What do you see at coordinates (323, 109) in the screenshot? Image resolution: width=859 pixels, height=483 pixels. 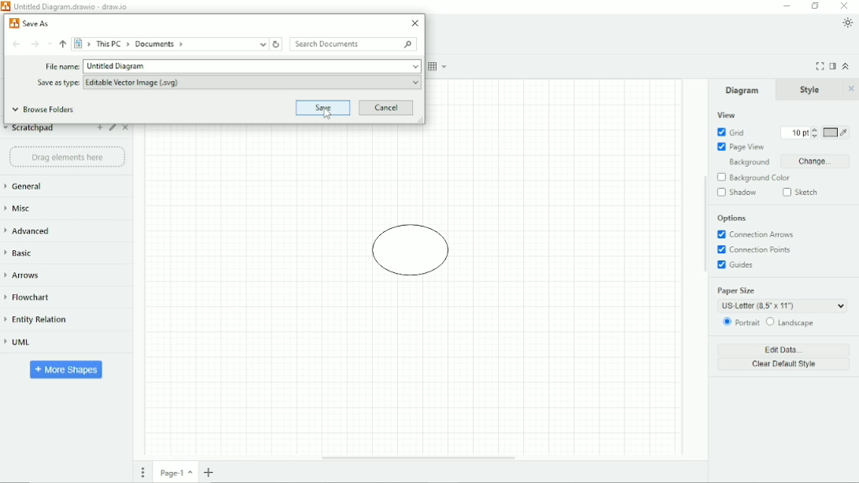 I see `Save` at bounding box center [323, 109].